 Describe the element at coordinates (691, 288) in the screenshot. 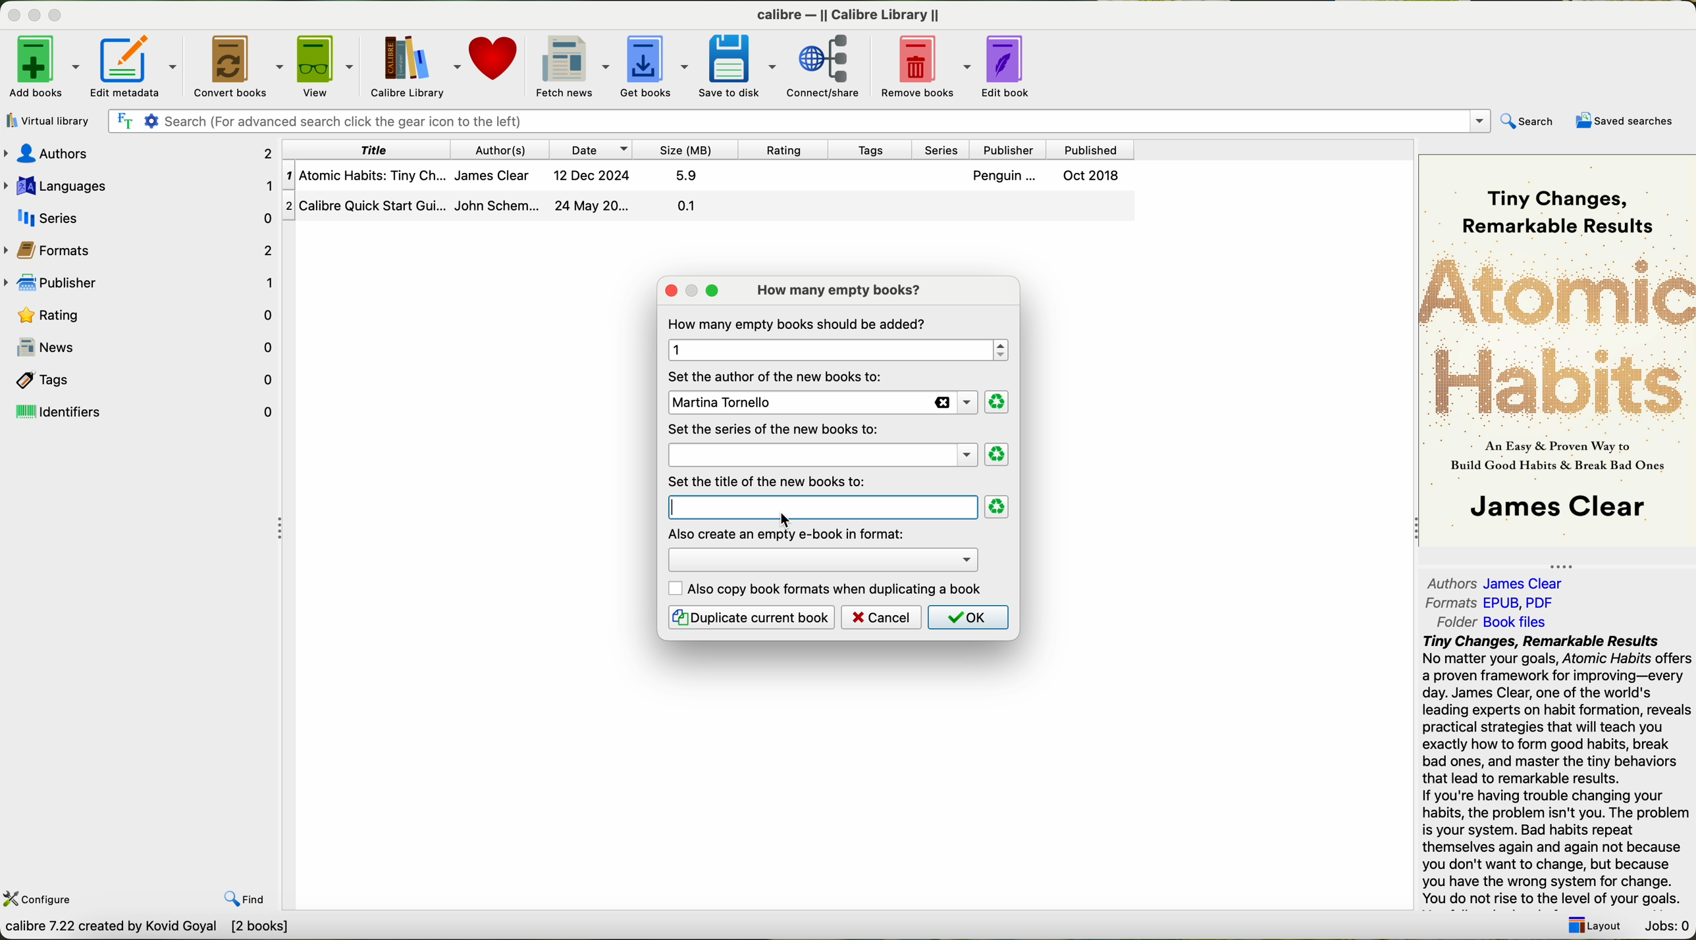

I see `maximize` at that location.